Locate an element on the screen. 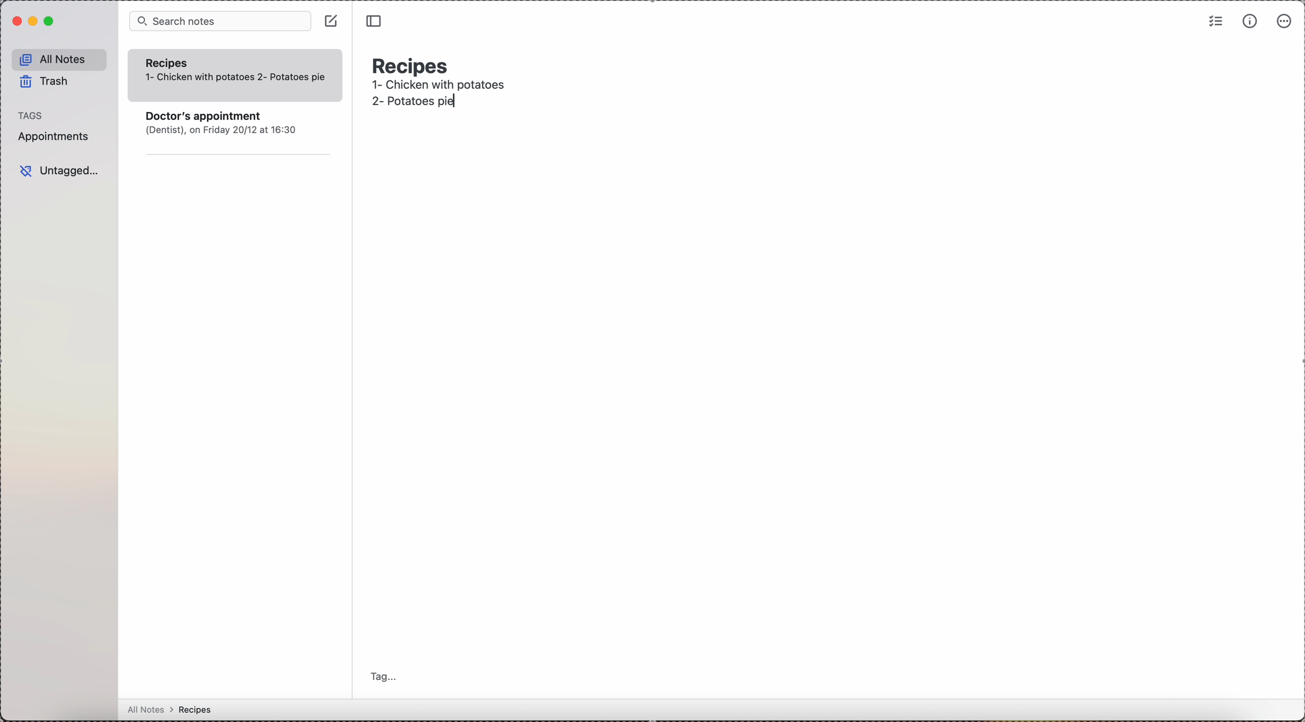 The width and height of the screenshot is (1305, 722). tags is located at coordinates (30, 114).